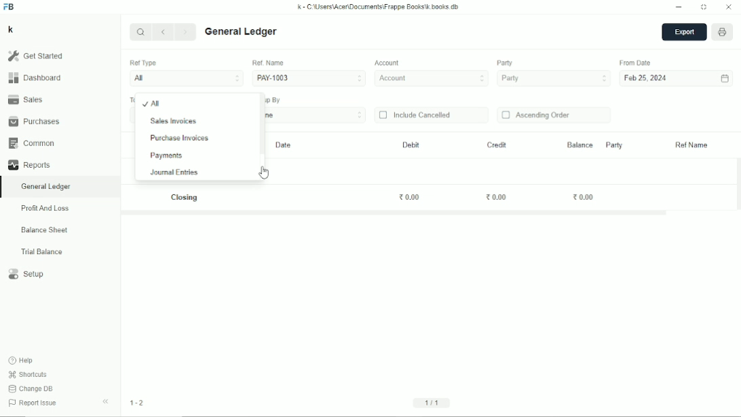 The width and height of the screenshot is (741, 417). Describe the element at coordinates (187, 33) in the screenshot. I see `Next` at that location.